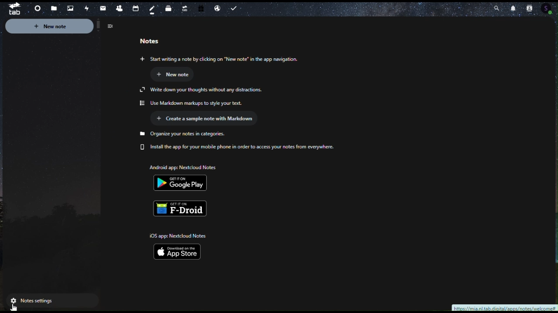 Image resolution: width=558 pixels, height=313 pixels. What do you see at coordinates (196, 97) in the screenshot?
I see `Text` at bounding box center [196, 97].